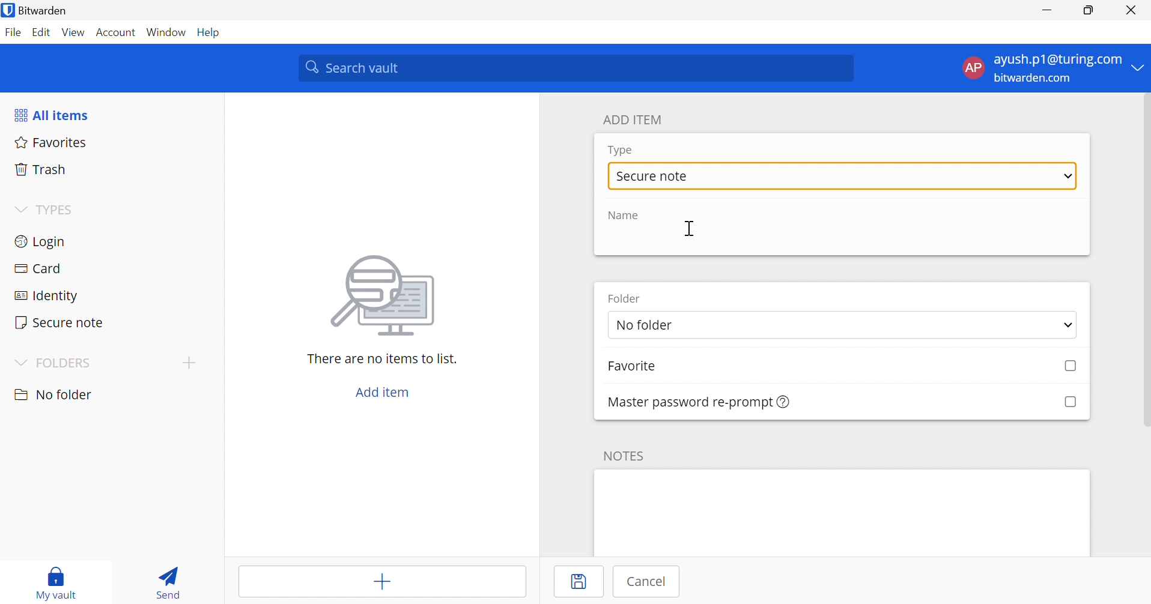  Describe the element at coordinates (39, 243) in the screenshot. I see `Login` at that location.